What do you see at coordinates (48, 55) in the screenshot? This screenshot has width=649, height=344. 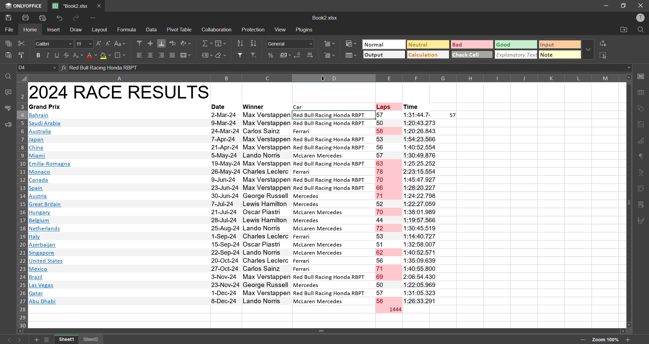 I see `italic` at bounding box center [48, 55].